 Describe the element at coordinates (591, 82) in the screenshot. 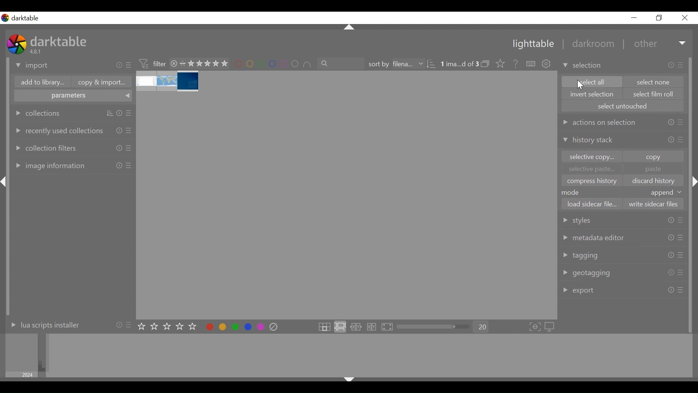

I see `select all` at that location.